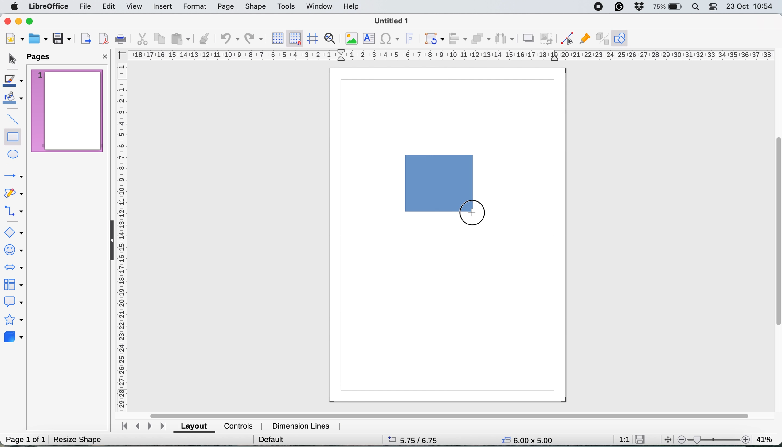  I want to click on fill color, so click(14, 100).